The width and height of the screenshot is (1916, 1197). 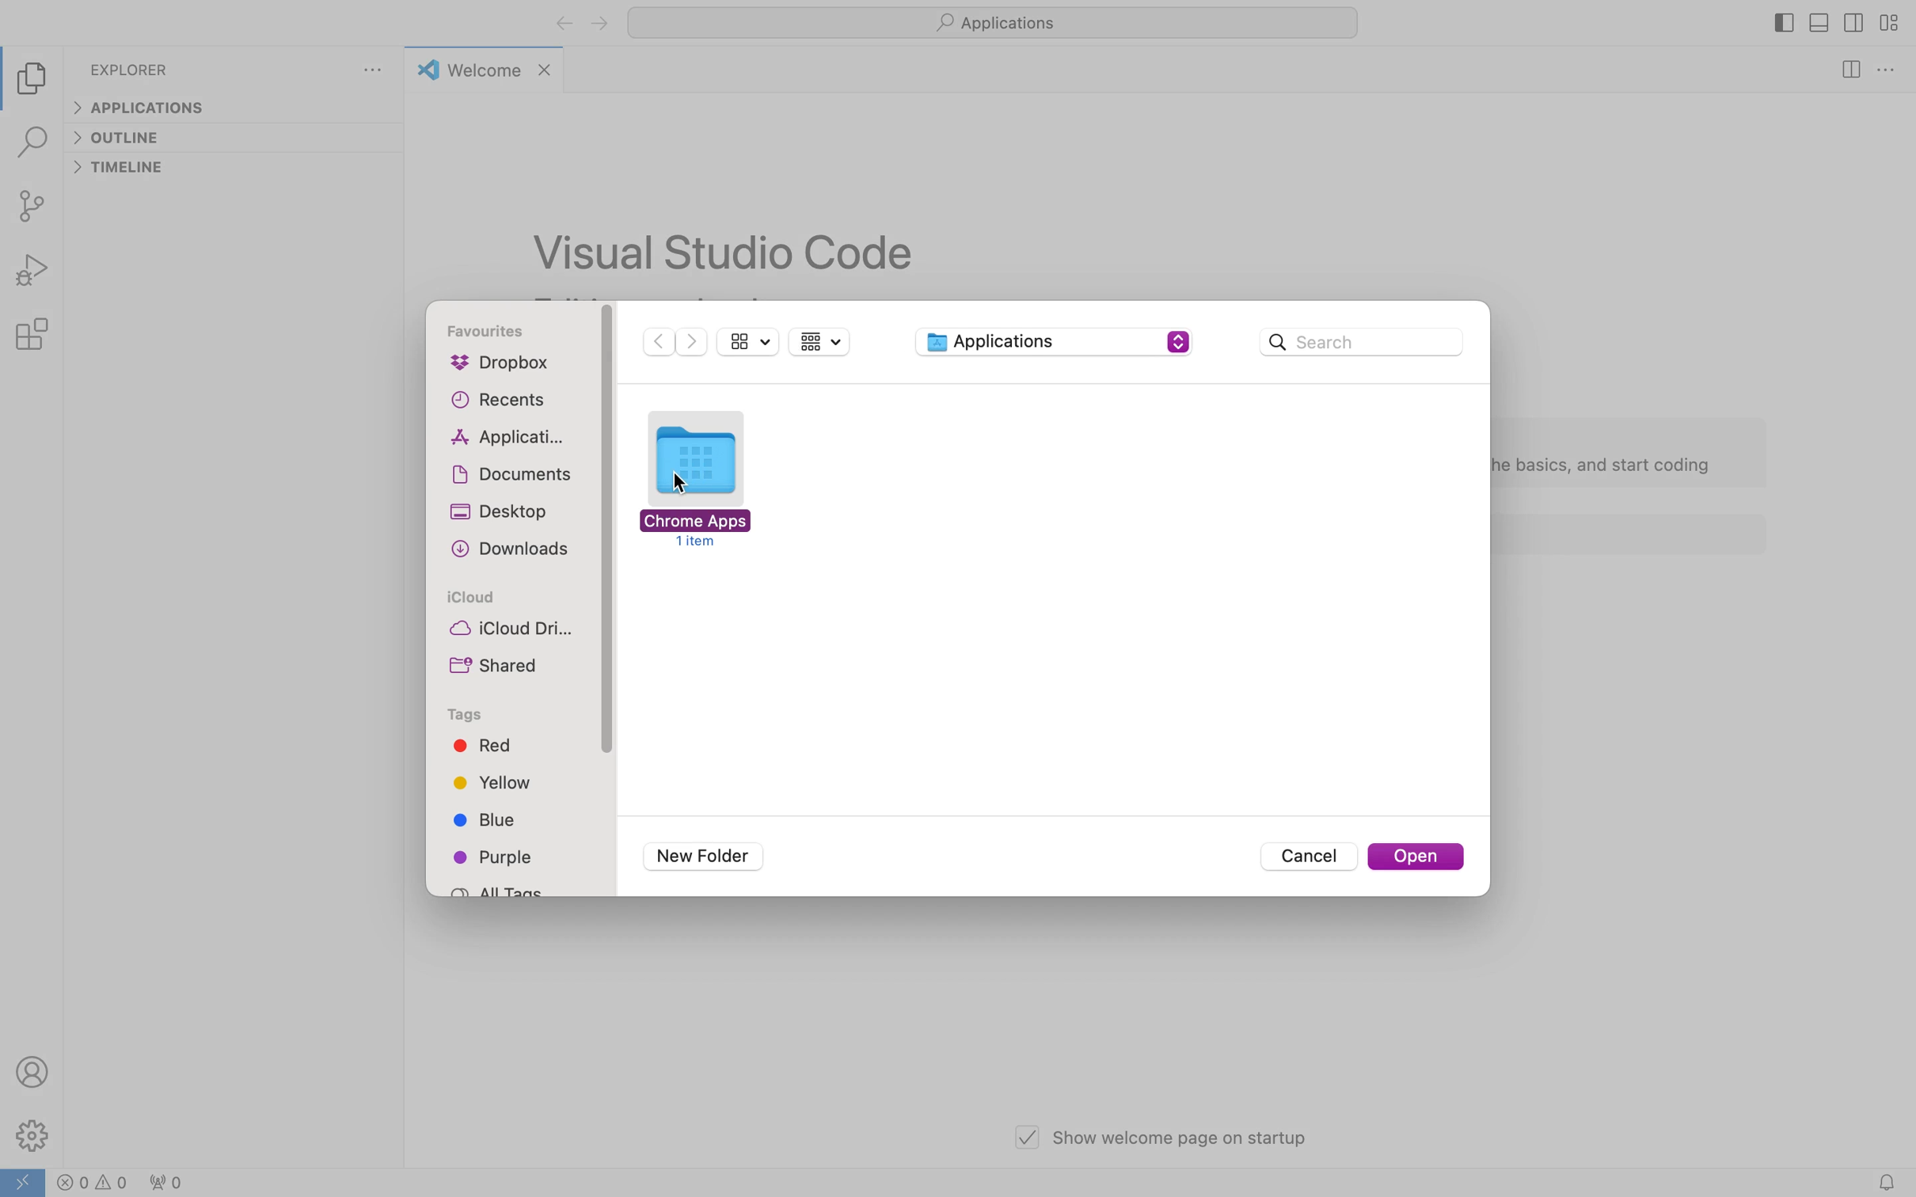 I want to click on profile, so click(x=32, y=1070).